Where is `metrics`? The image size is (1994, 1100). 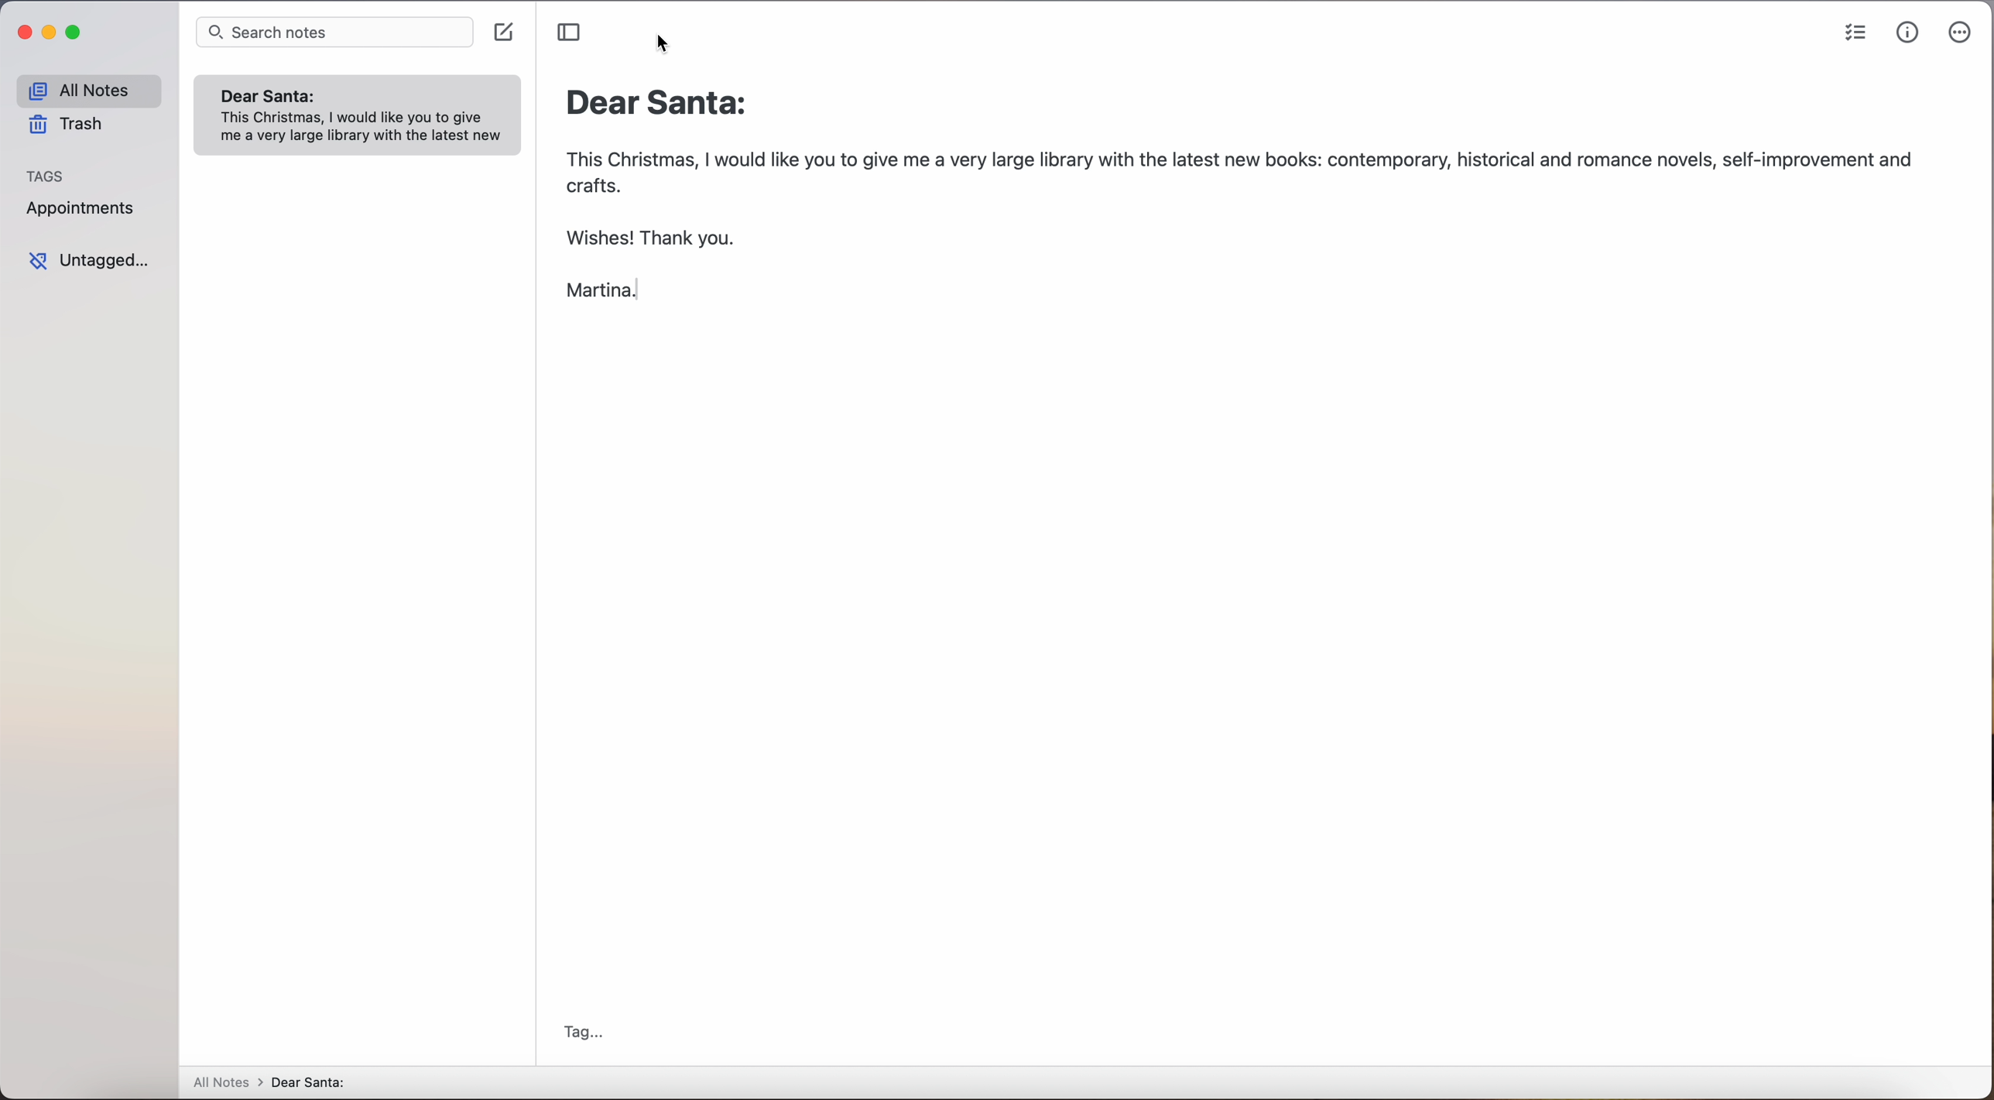
metrics is located at coordinates (1909, 33).